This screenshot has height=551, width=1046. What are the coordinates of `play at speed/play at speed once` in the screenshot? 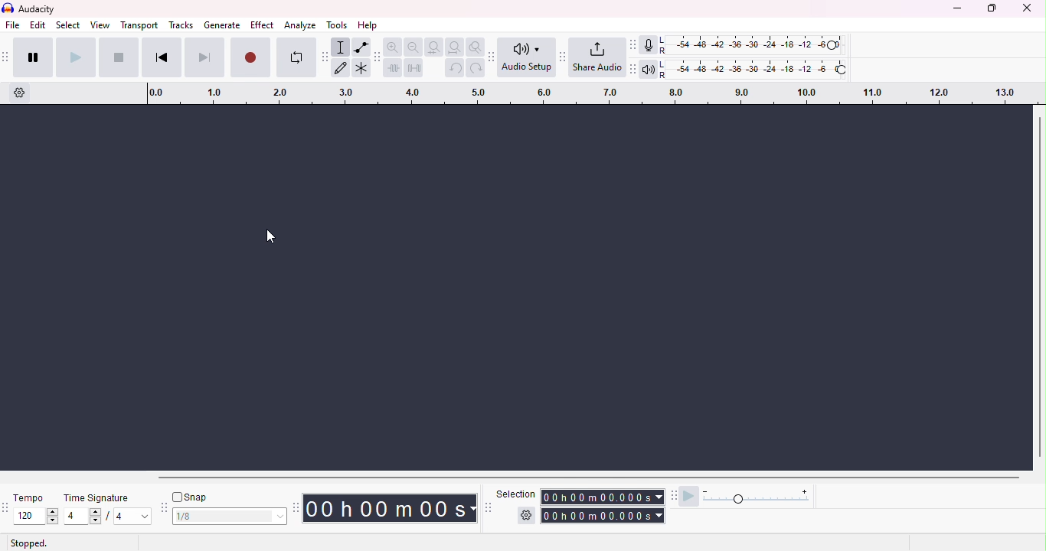 It's located at (692, 496).